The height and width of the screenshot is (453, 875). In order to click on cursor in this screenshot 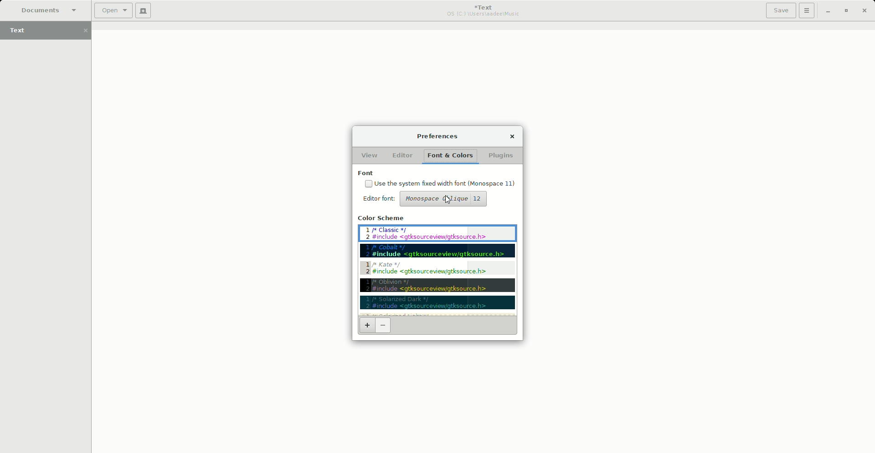, I will do `click(450, 200)`.